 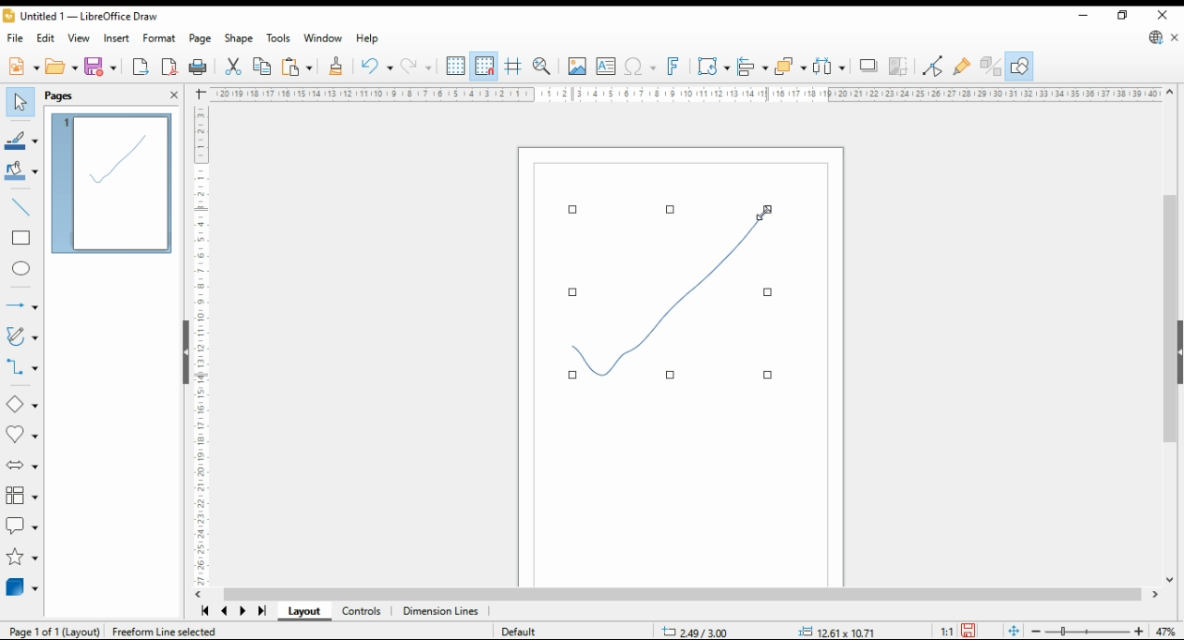 What do you see at coordinates (1020, 66) in the screenshot?
I see `show draw functions` at bounding box center [1020, 66].